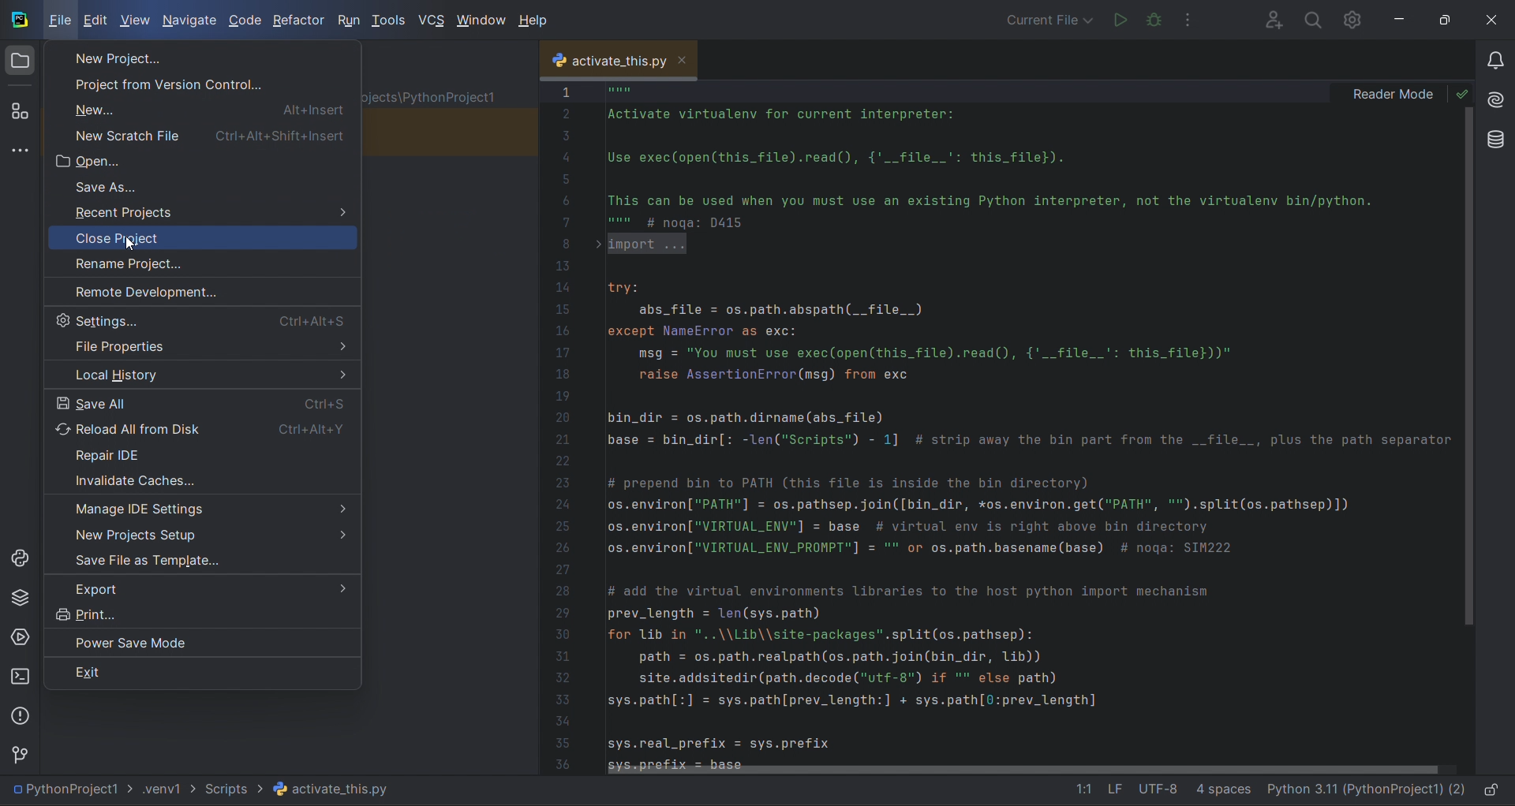  Describe the element at coordinates (203, 108) in the screenshot. I see `new` at that location.